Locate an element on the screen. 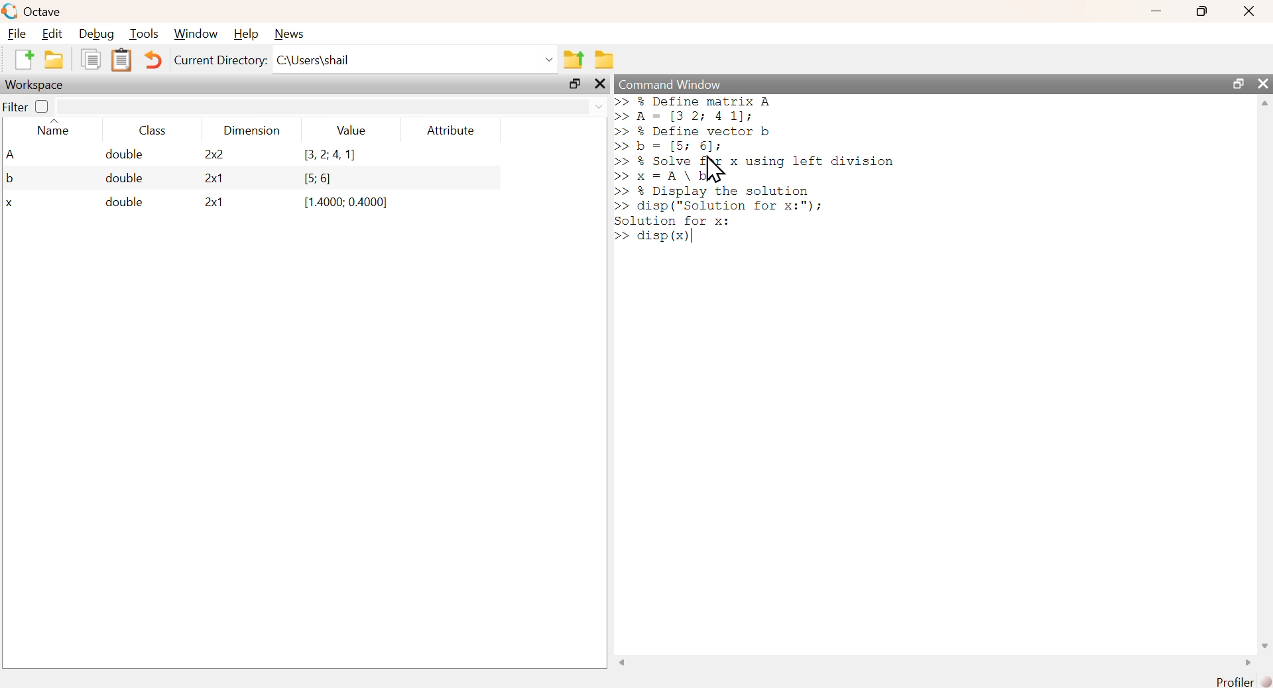  b is located at coordinates (11, 179).